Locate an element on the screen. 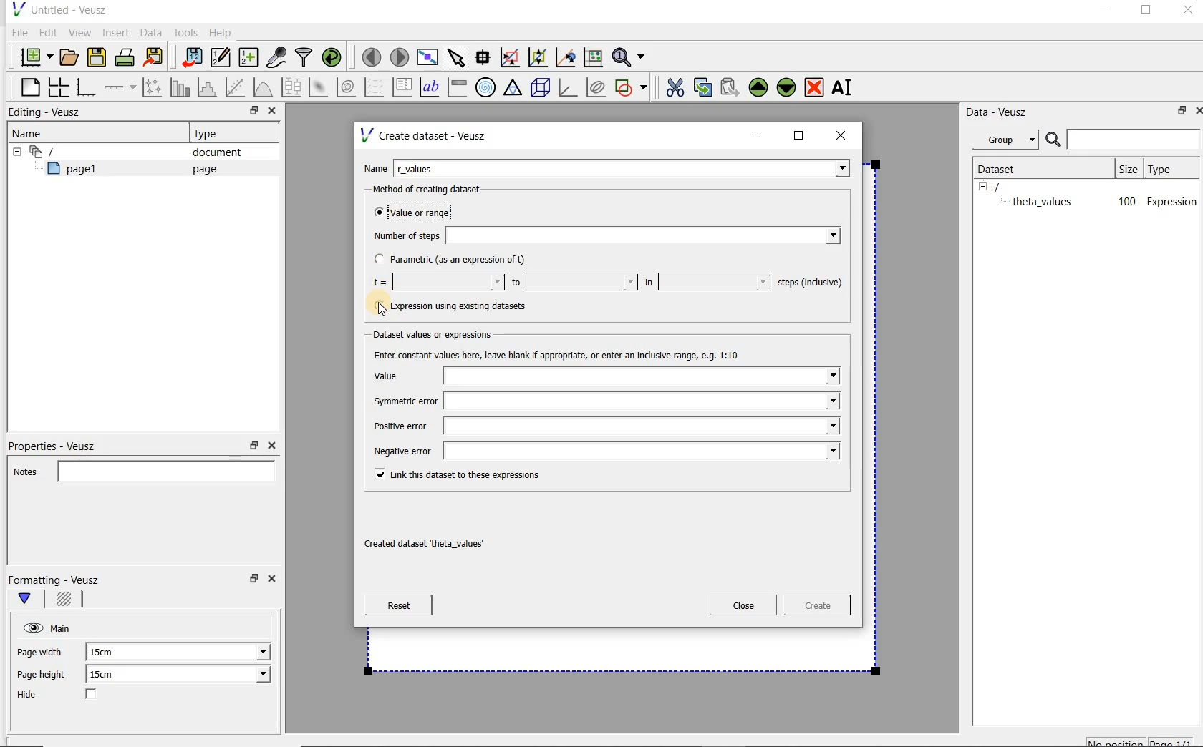 This screenshot has width=1203, height=747. open a document is located at coordinates (71, 56).